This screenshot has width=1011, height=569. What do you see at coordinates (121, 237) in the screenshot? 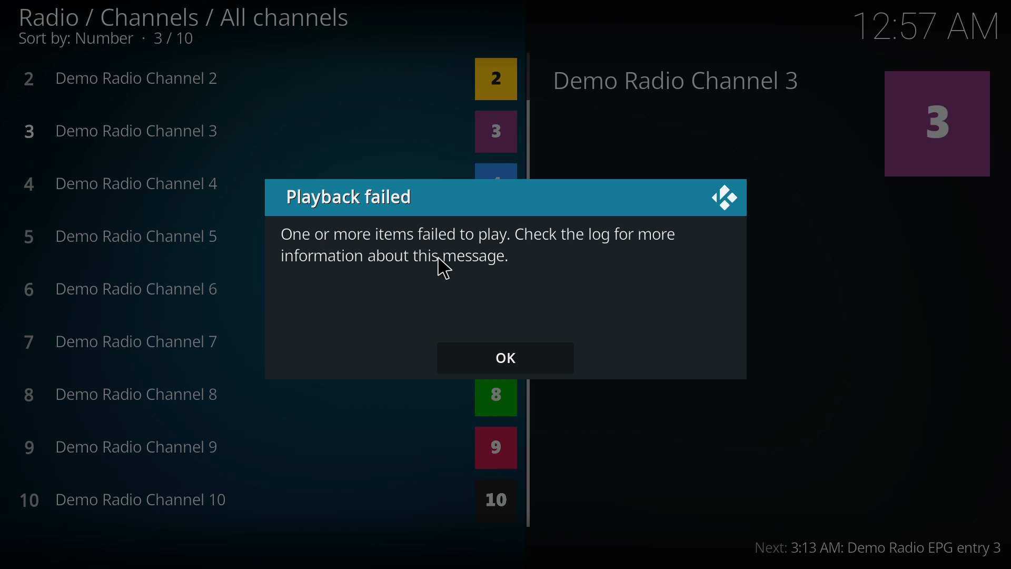
I see `5 Demo Radio Channel 5` at bounding box center [121, 237].